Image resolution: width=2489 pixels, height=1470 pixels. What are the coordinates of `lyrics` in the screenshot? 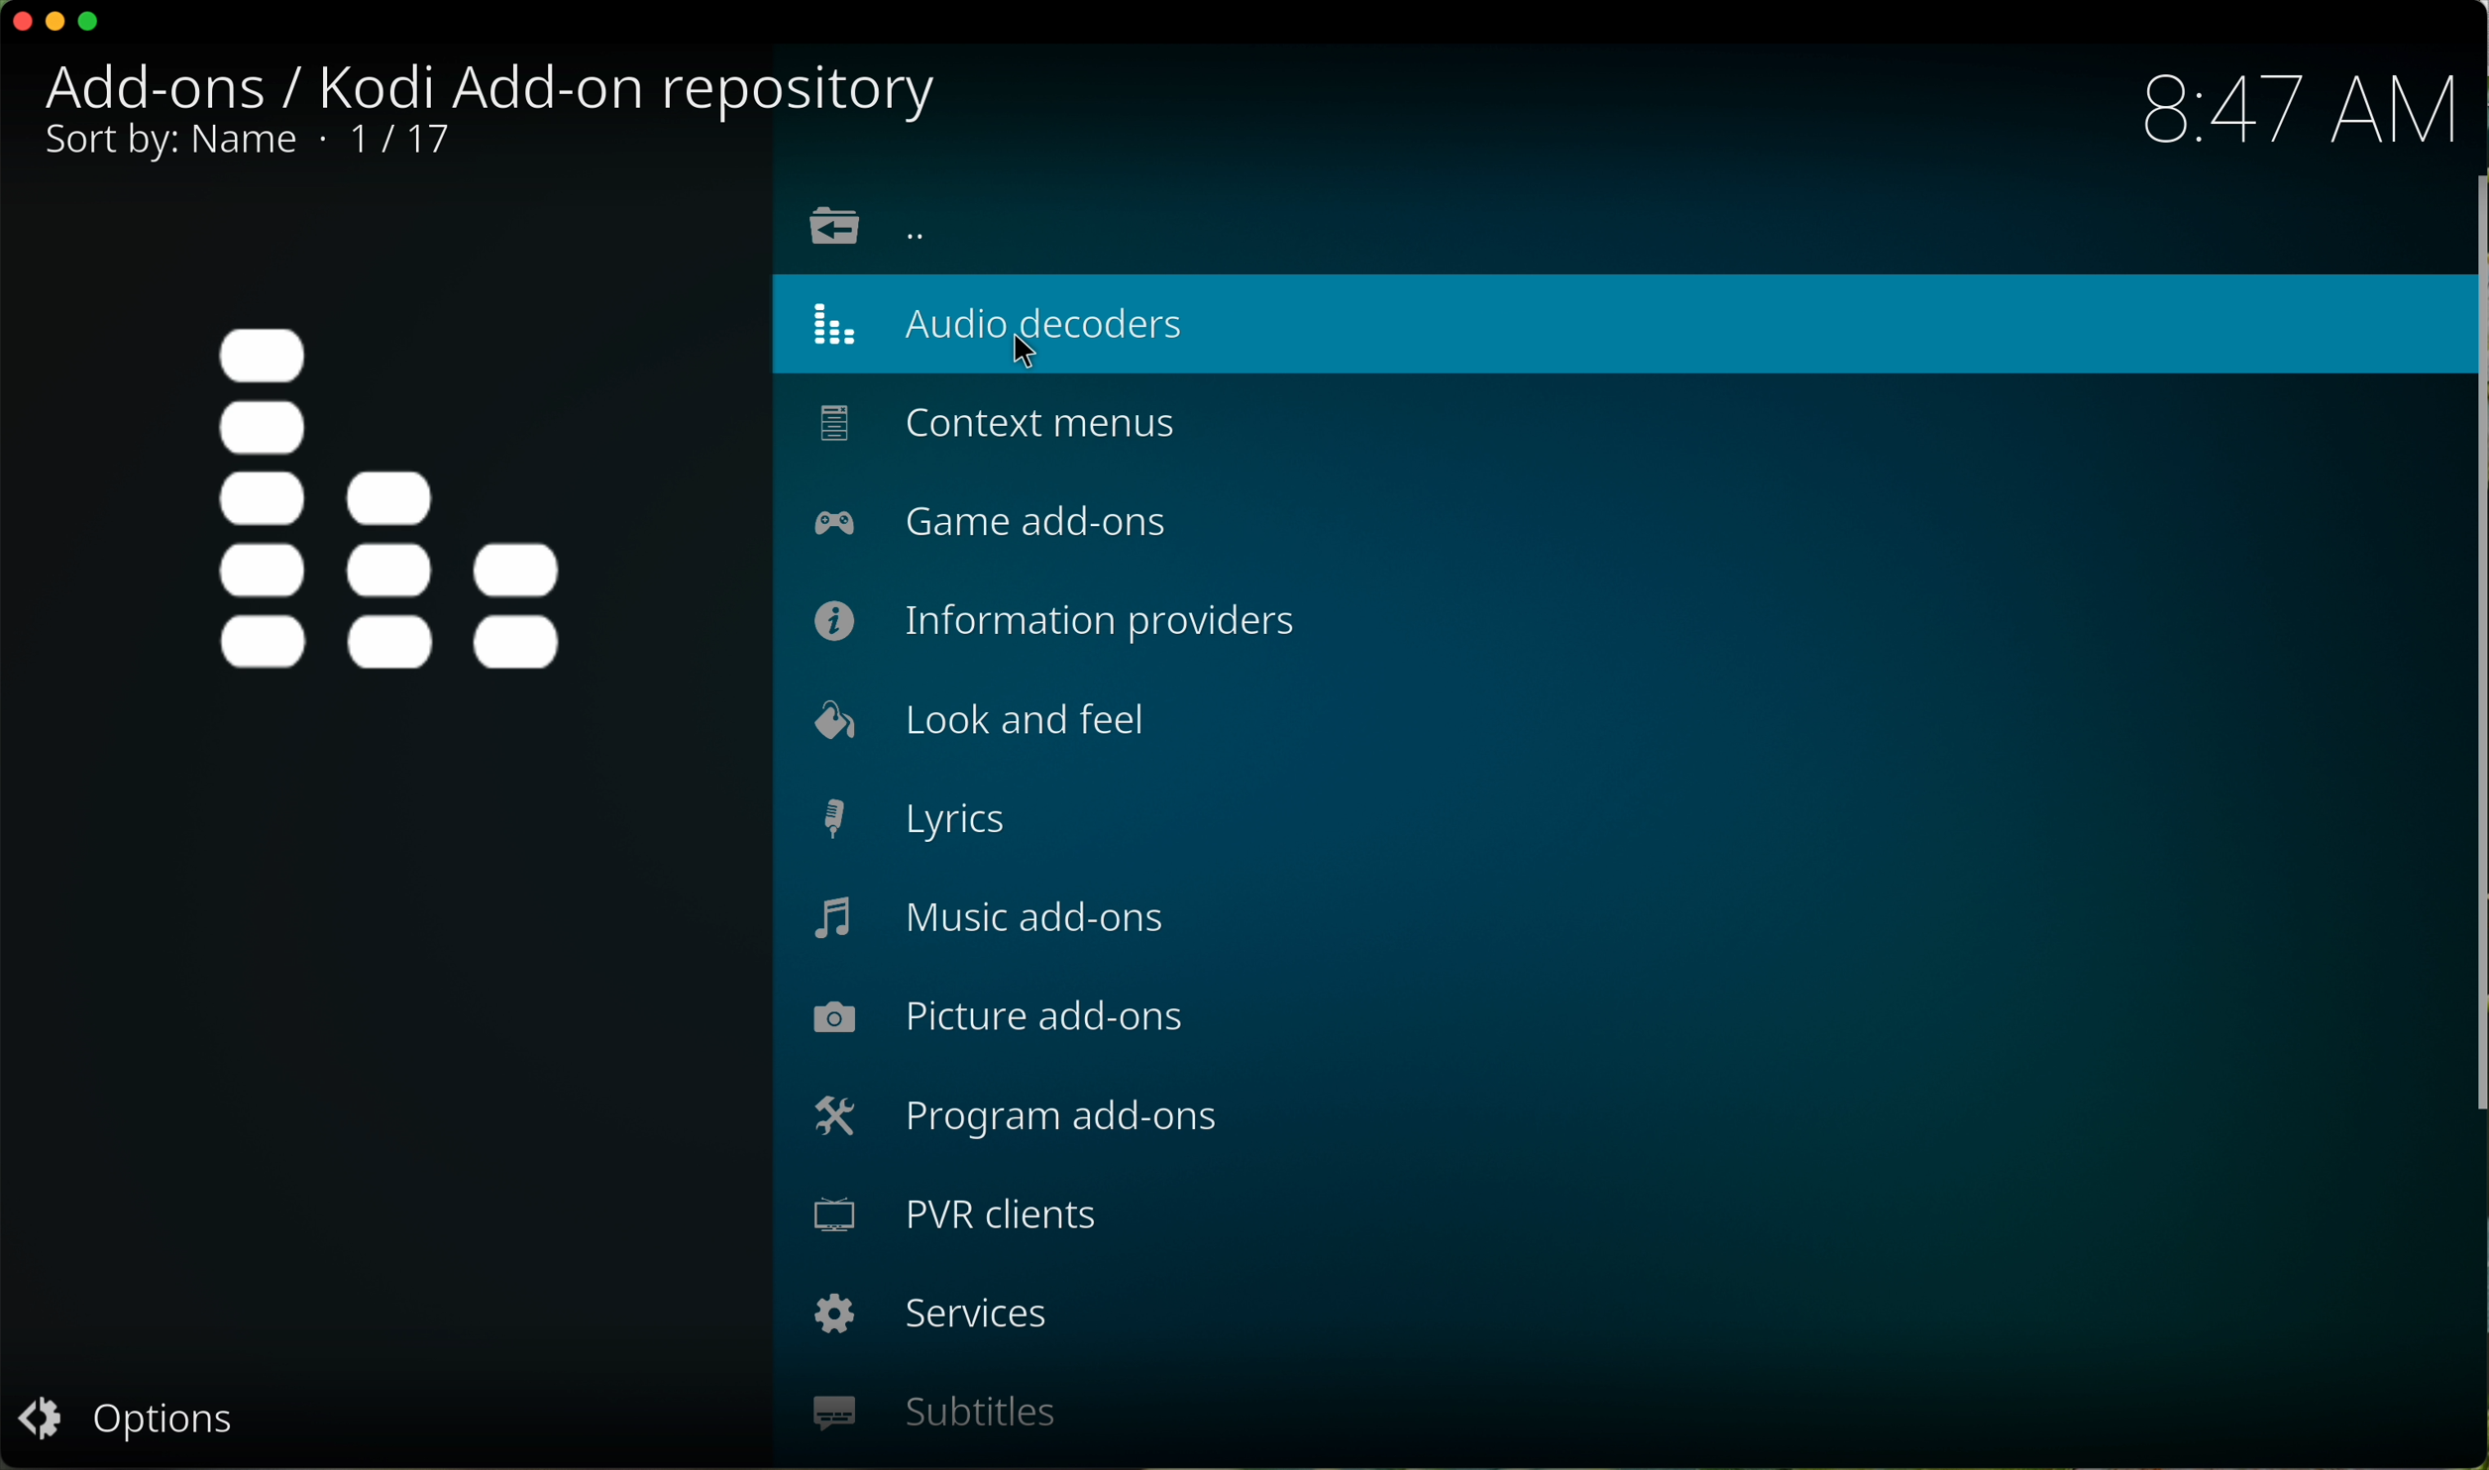 It's located at (912, 820).